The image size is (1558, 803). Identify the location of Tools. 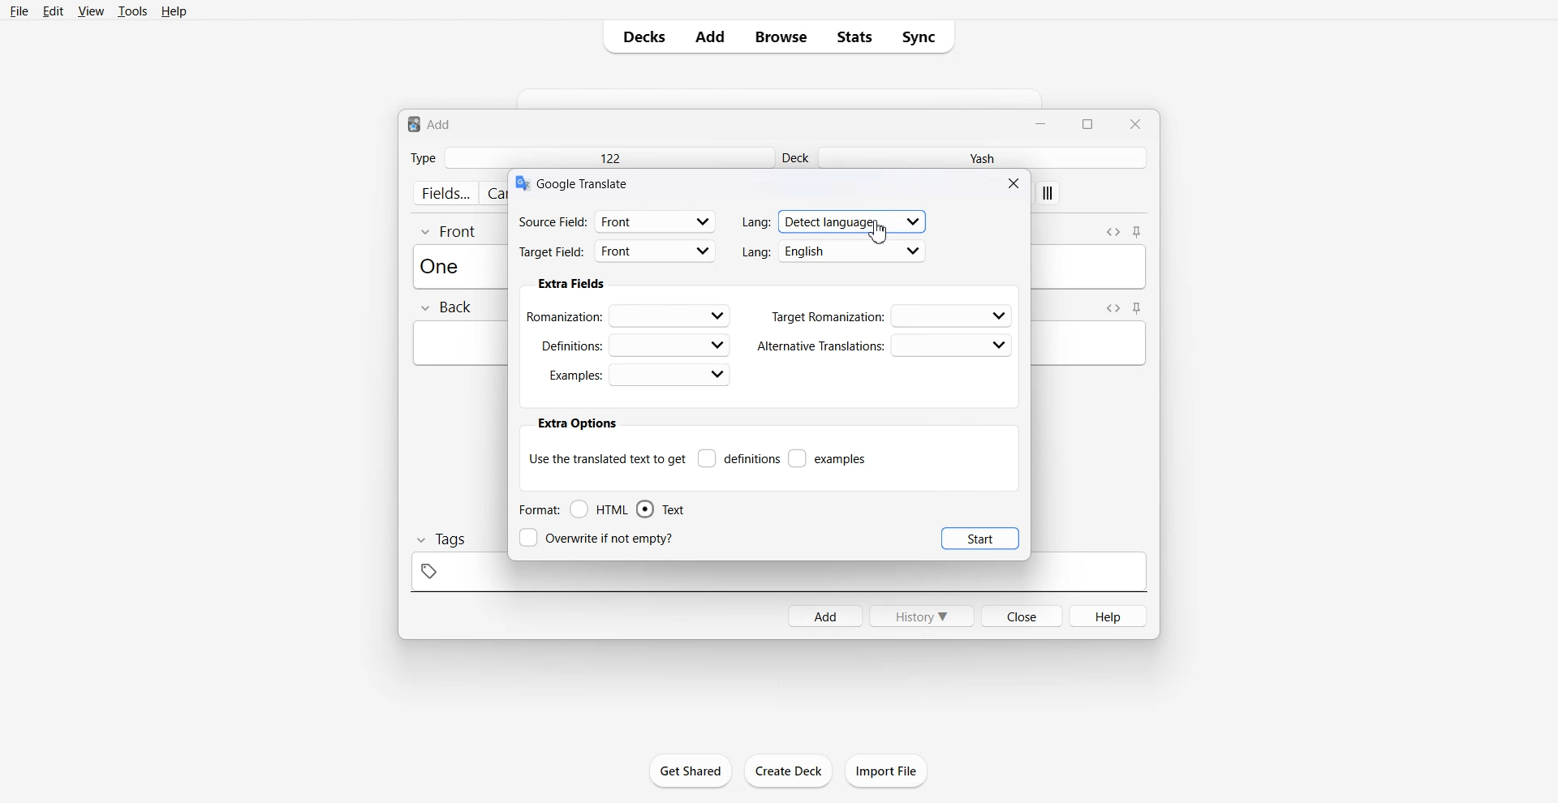
(132, 11).